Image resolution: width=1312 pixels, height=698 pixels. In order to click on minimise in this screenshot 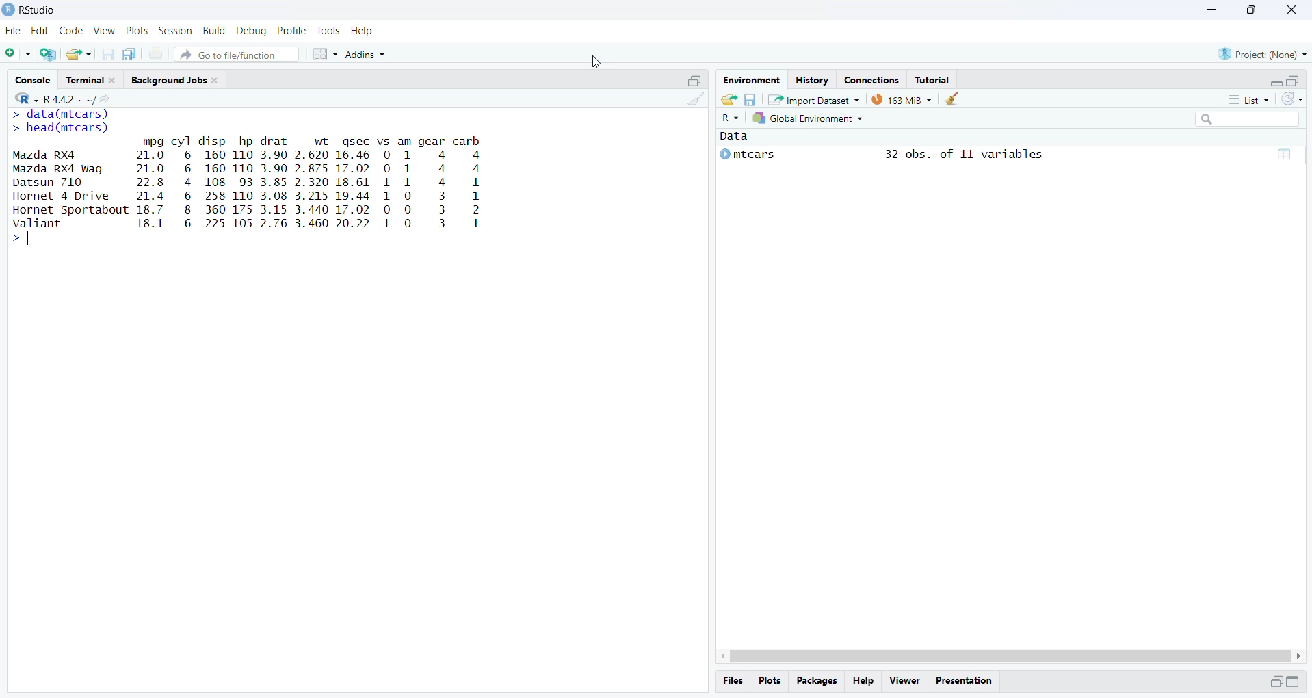, I will do `click(1214, 8)`.